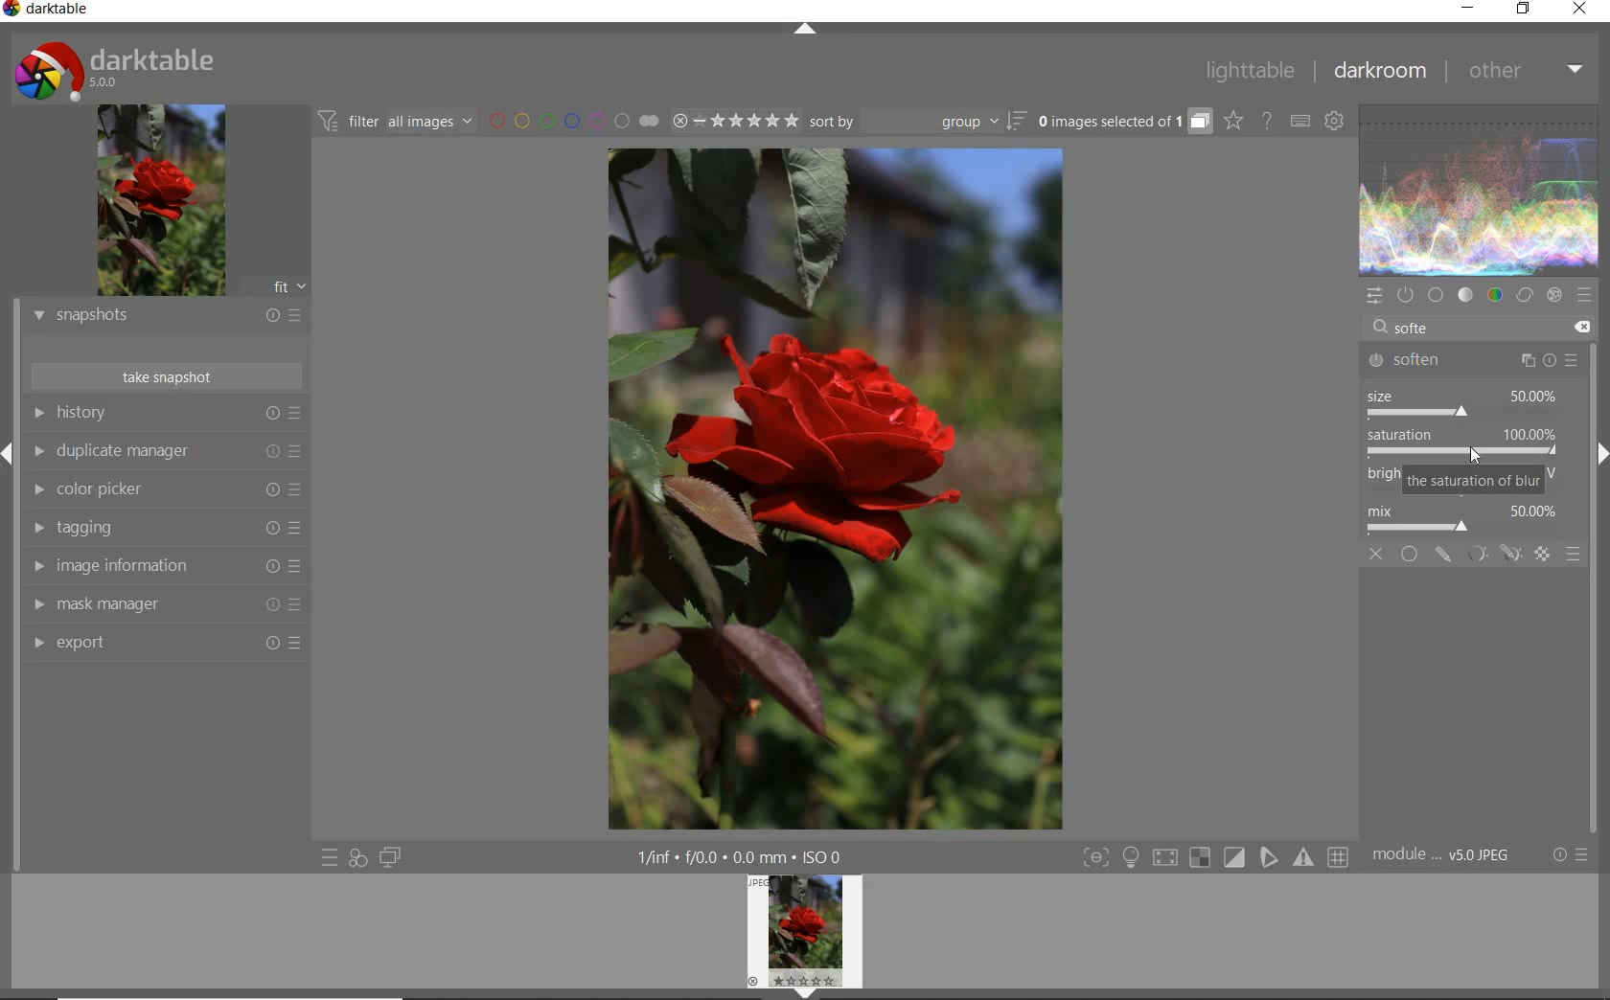 Image resolution: width=1610 pixels, height=1000 pixels. I want to click on search modules by name, so click(1461, 322).